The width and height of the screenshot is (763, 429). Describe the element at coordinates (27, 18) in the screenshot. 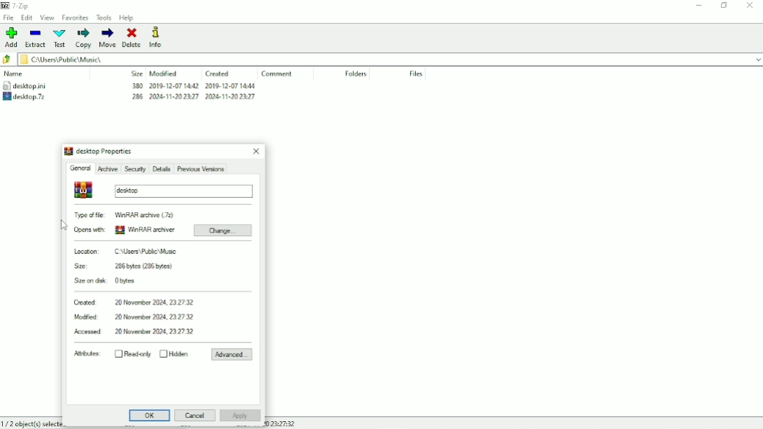

I see `Edit` at that location.